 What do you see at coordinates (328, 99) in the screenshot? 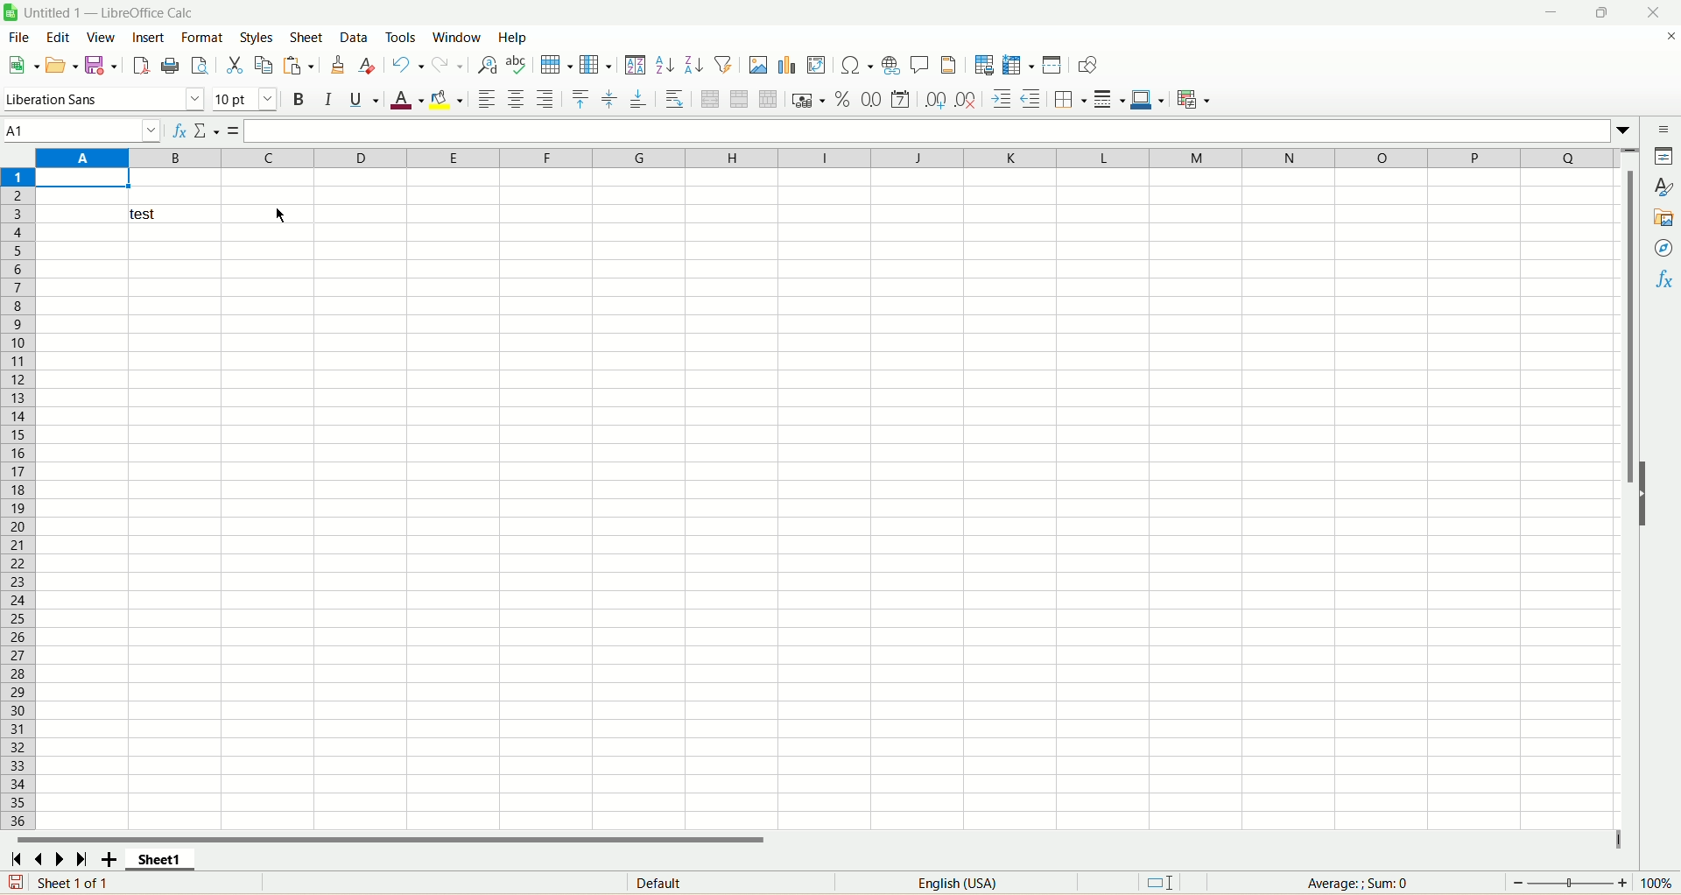
I see `italic` at bounding box center [328, 99].